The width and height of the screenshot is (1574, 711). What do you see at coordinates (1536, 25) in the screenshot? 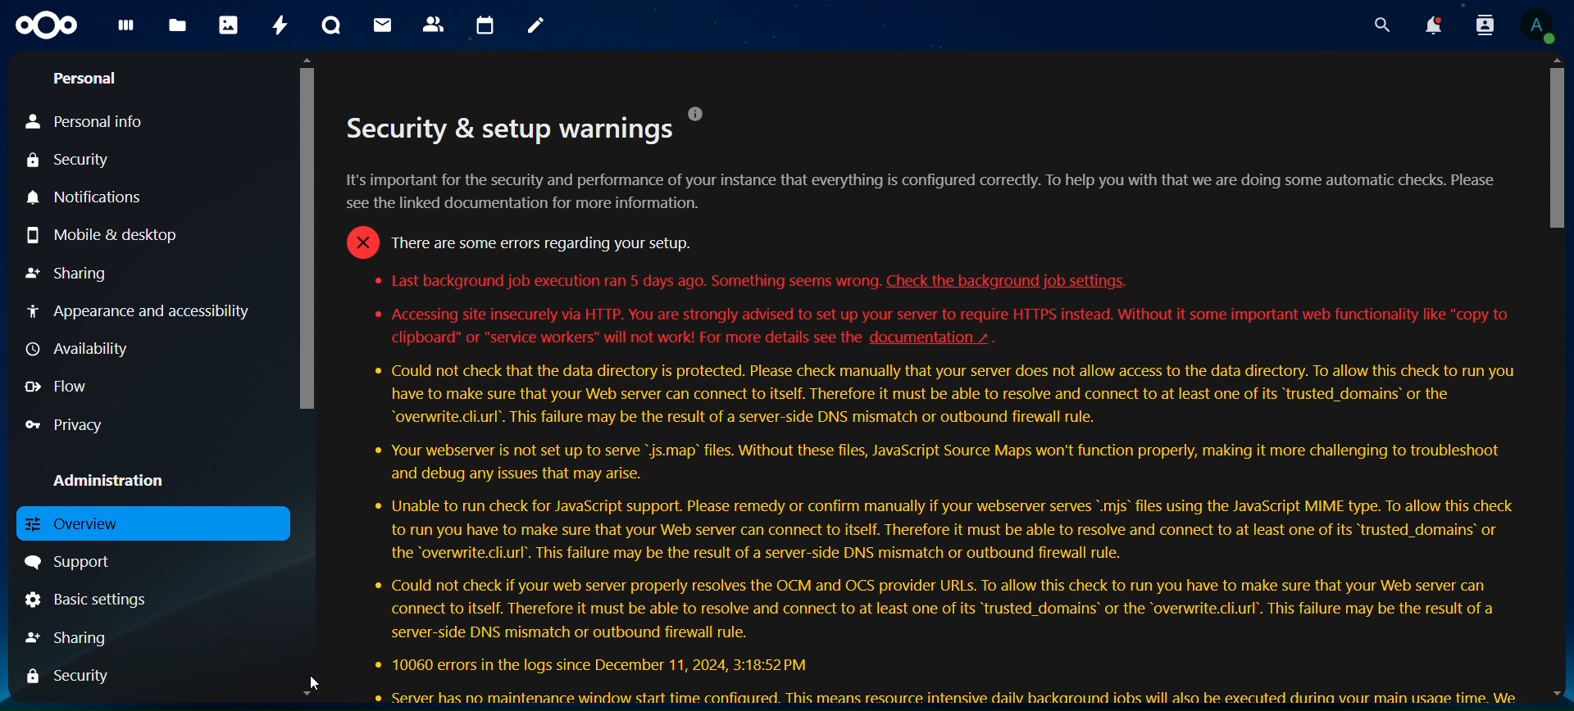
I see `account` at bounding box center [1536, 25].